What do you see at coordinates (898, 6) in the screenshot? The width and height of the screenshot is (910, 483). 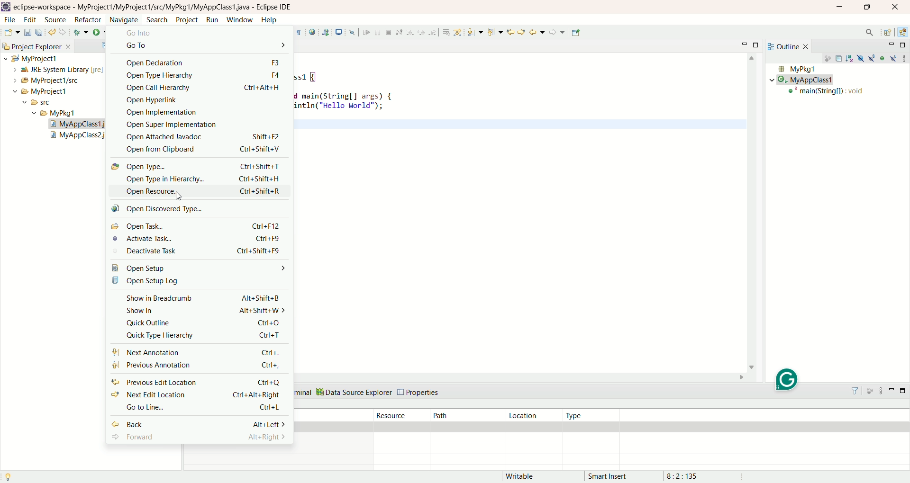 I see `close` at bounding box center [898, 6].